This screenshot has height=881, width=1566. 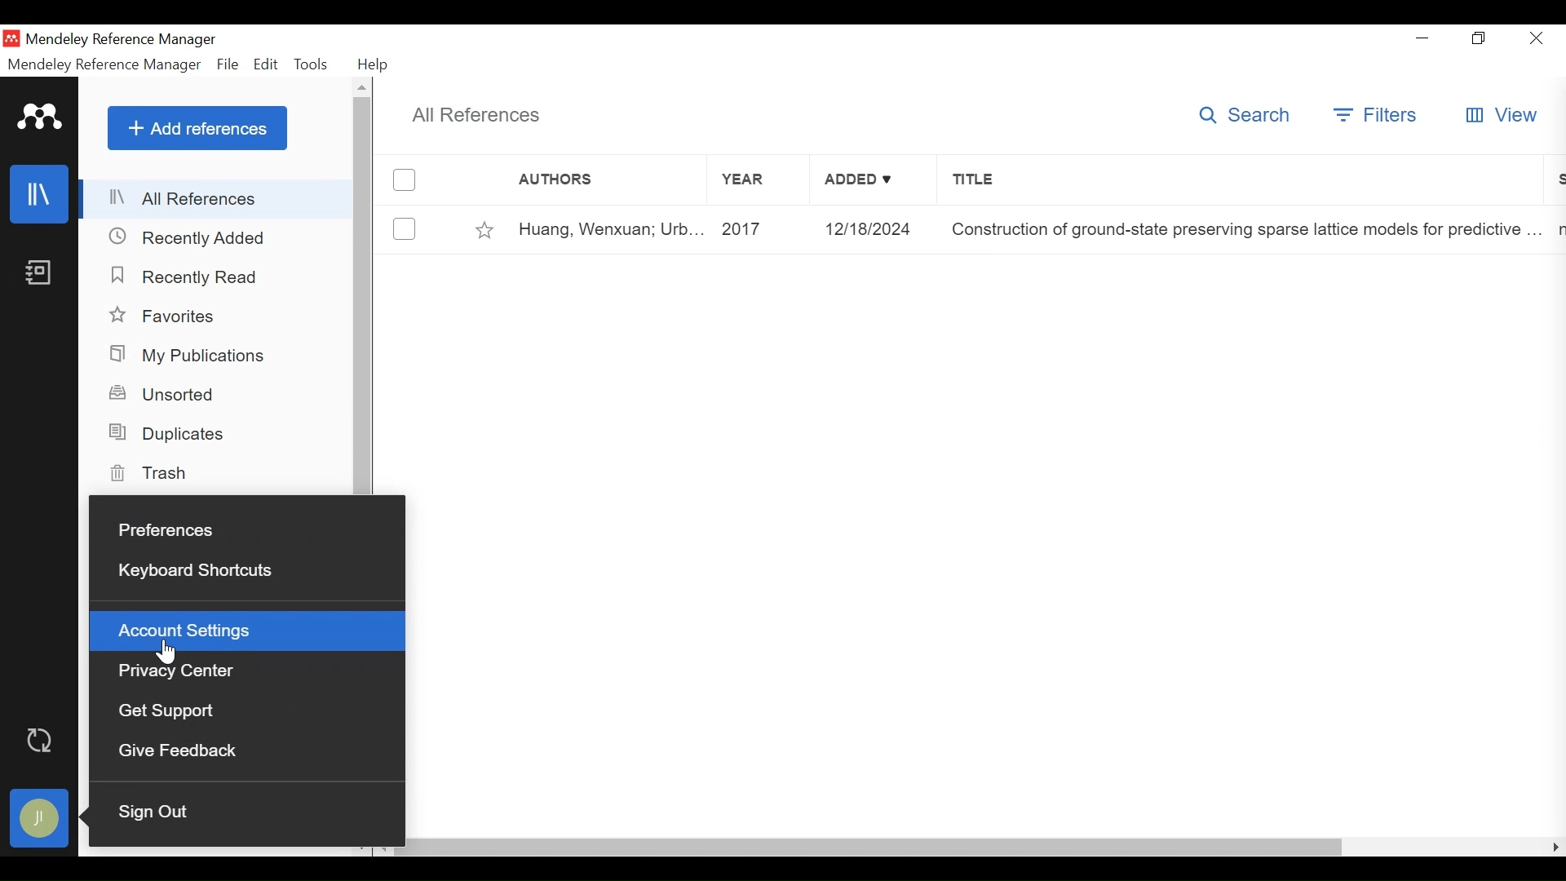 I want to click on All References, so click(x=477, y=116).